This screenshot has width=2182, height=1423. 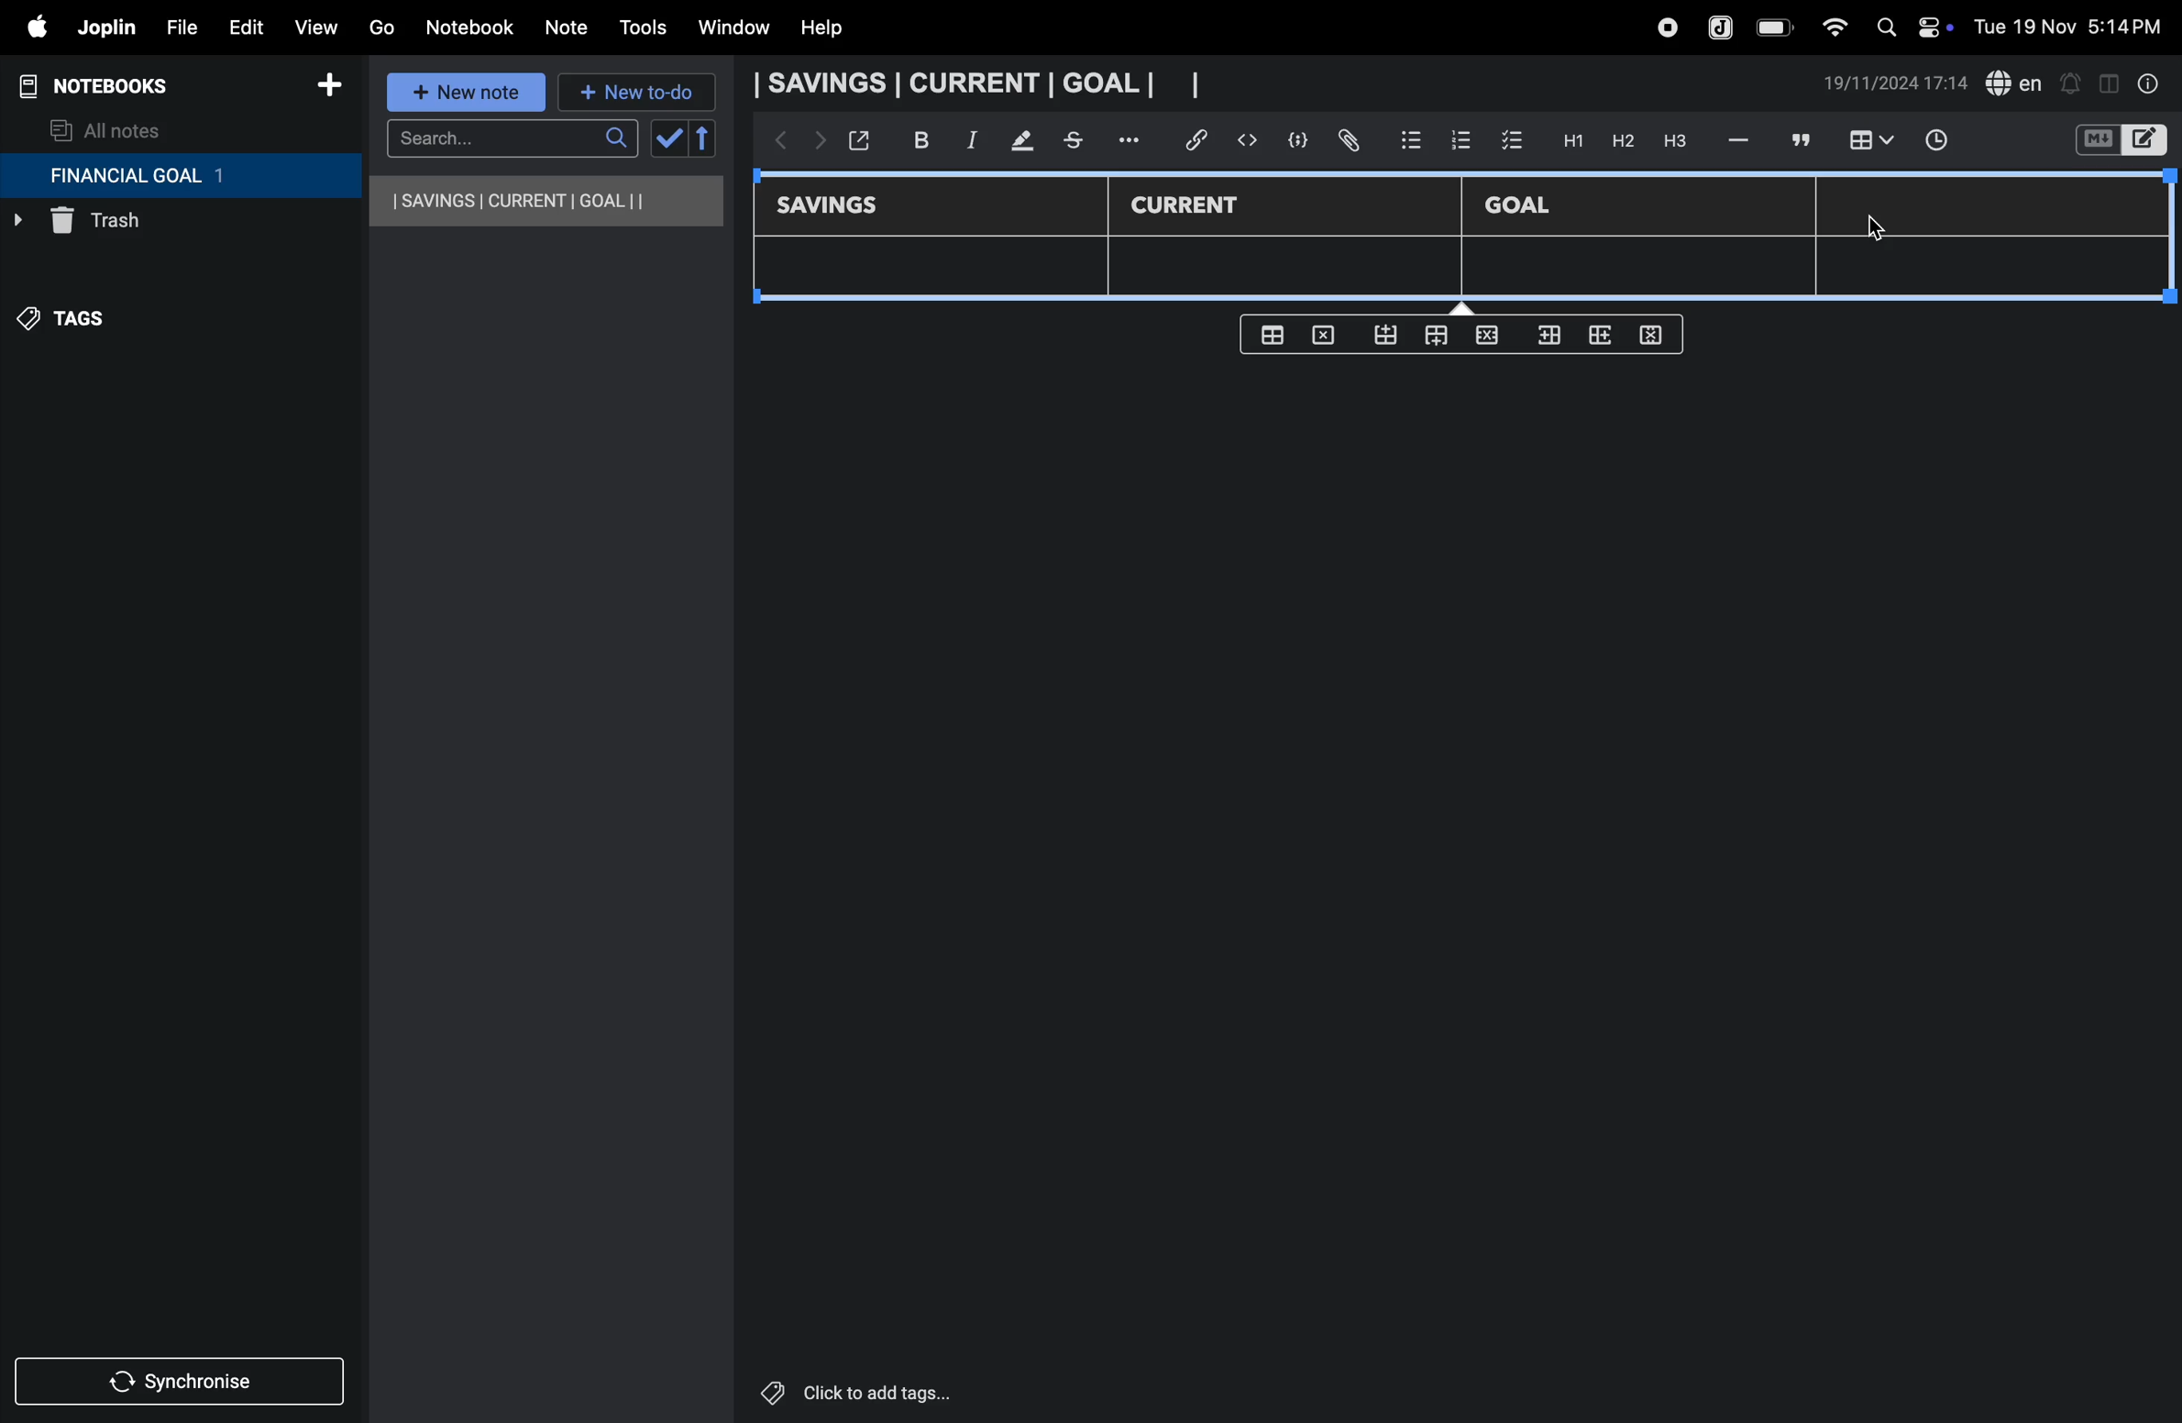 What do you see at coordinates (1675, 141) in the screenshot?
I see `heading 3` at bounding box center [1675, 141].